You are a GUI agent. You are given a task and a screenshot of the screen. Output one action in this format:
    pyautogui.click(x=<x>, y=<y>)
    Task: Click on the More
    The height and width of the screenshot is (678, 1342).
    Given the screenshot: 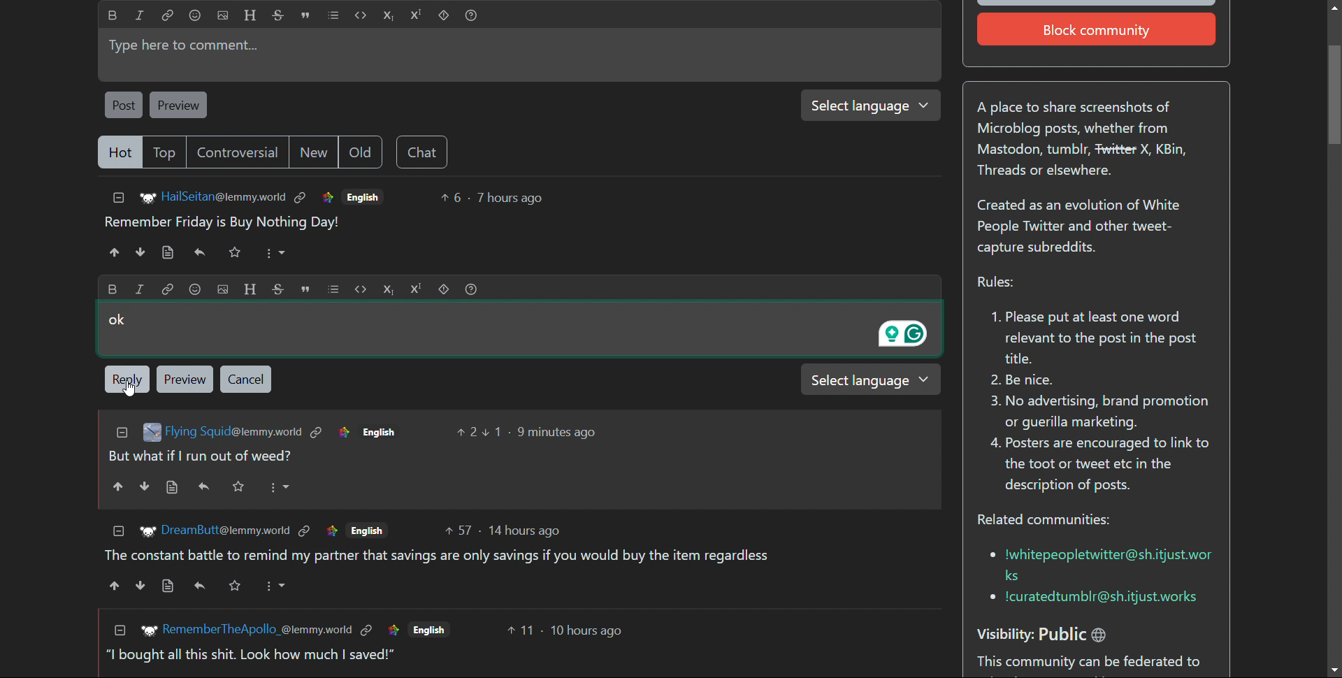 What is the action you would take?
    pyautogui.click(x=280, y=488)
    